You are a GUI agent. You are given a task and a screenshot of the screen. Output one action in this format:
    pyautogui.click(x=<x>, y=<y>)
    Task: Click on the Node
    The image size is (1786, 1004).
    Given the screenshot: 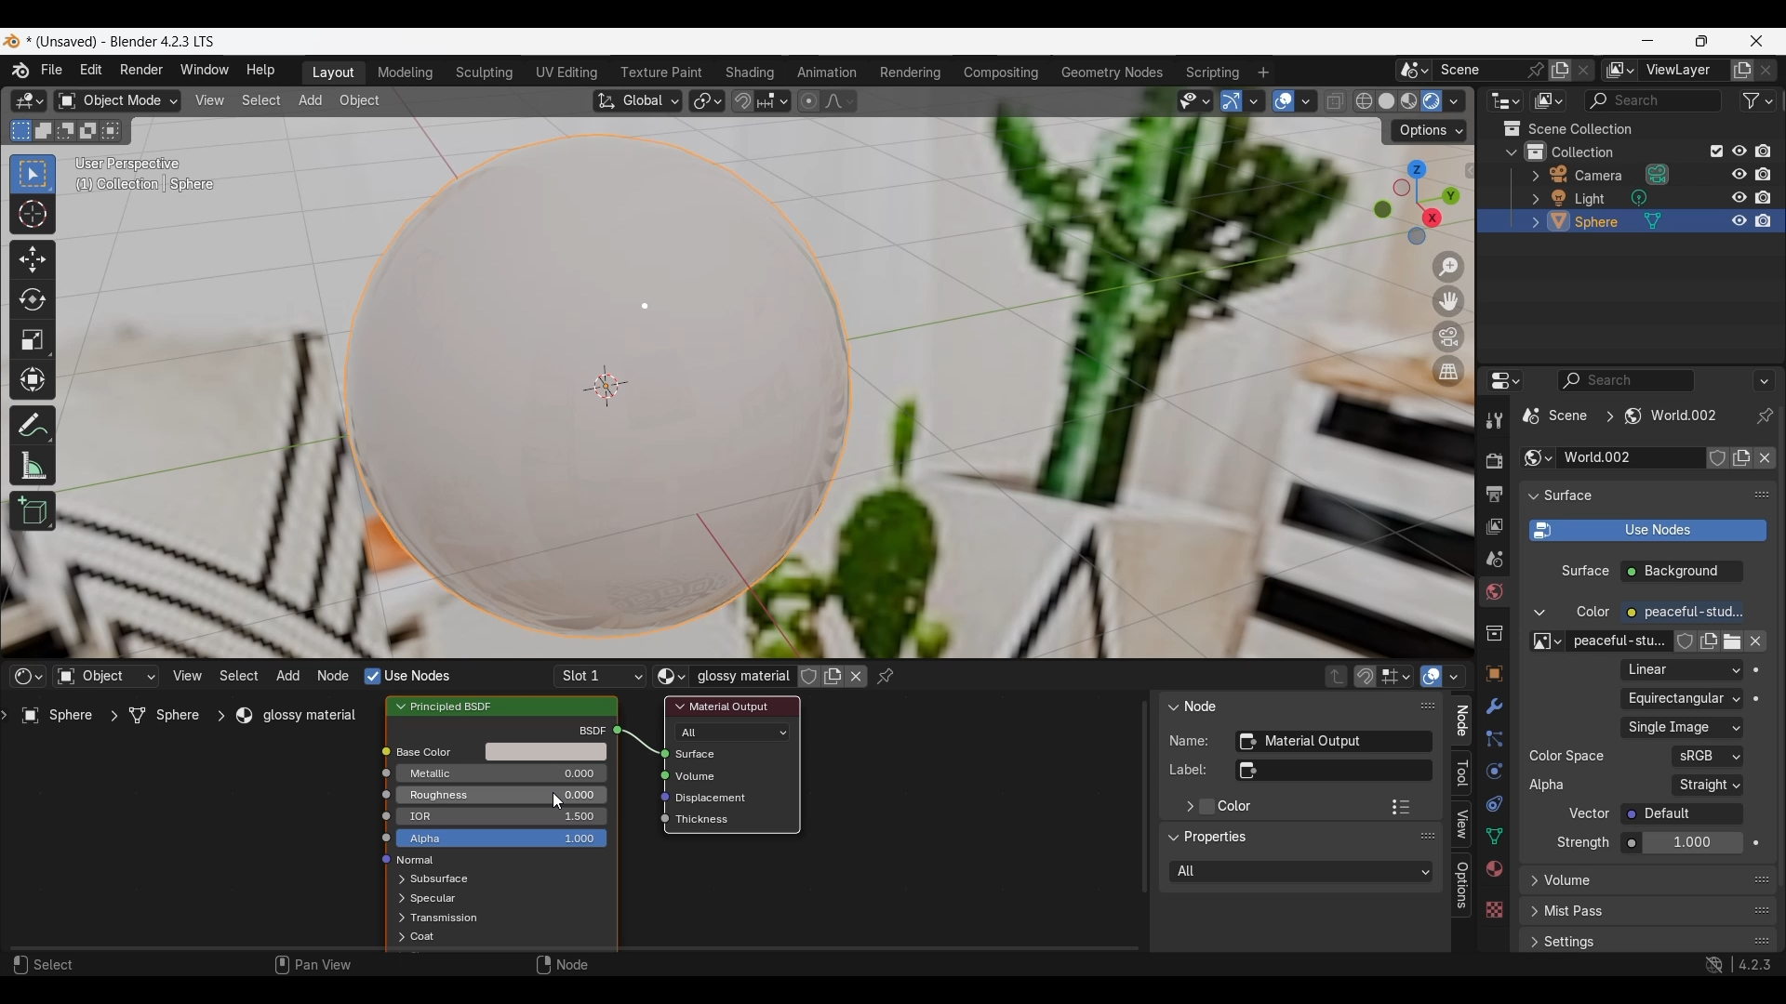 What is the action you would take?
    pyautogui.click(x=1203, y=705)
    